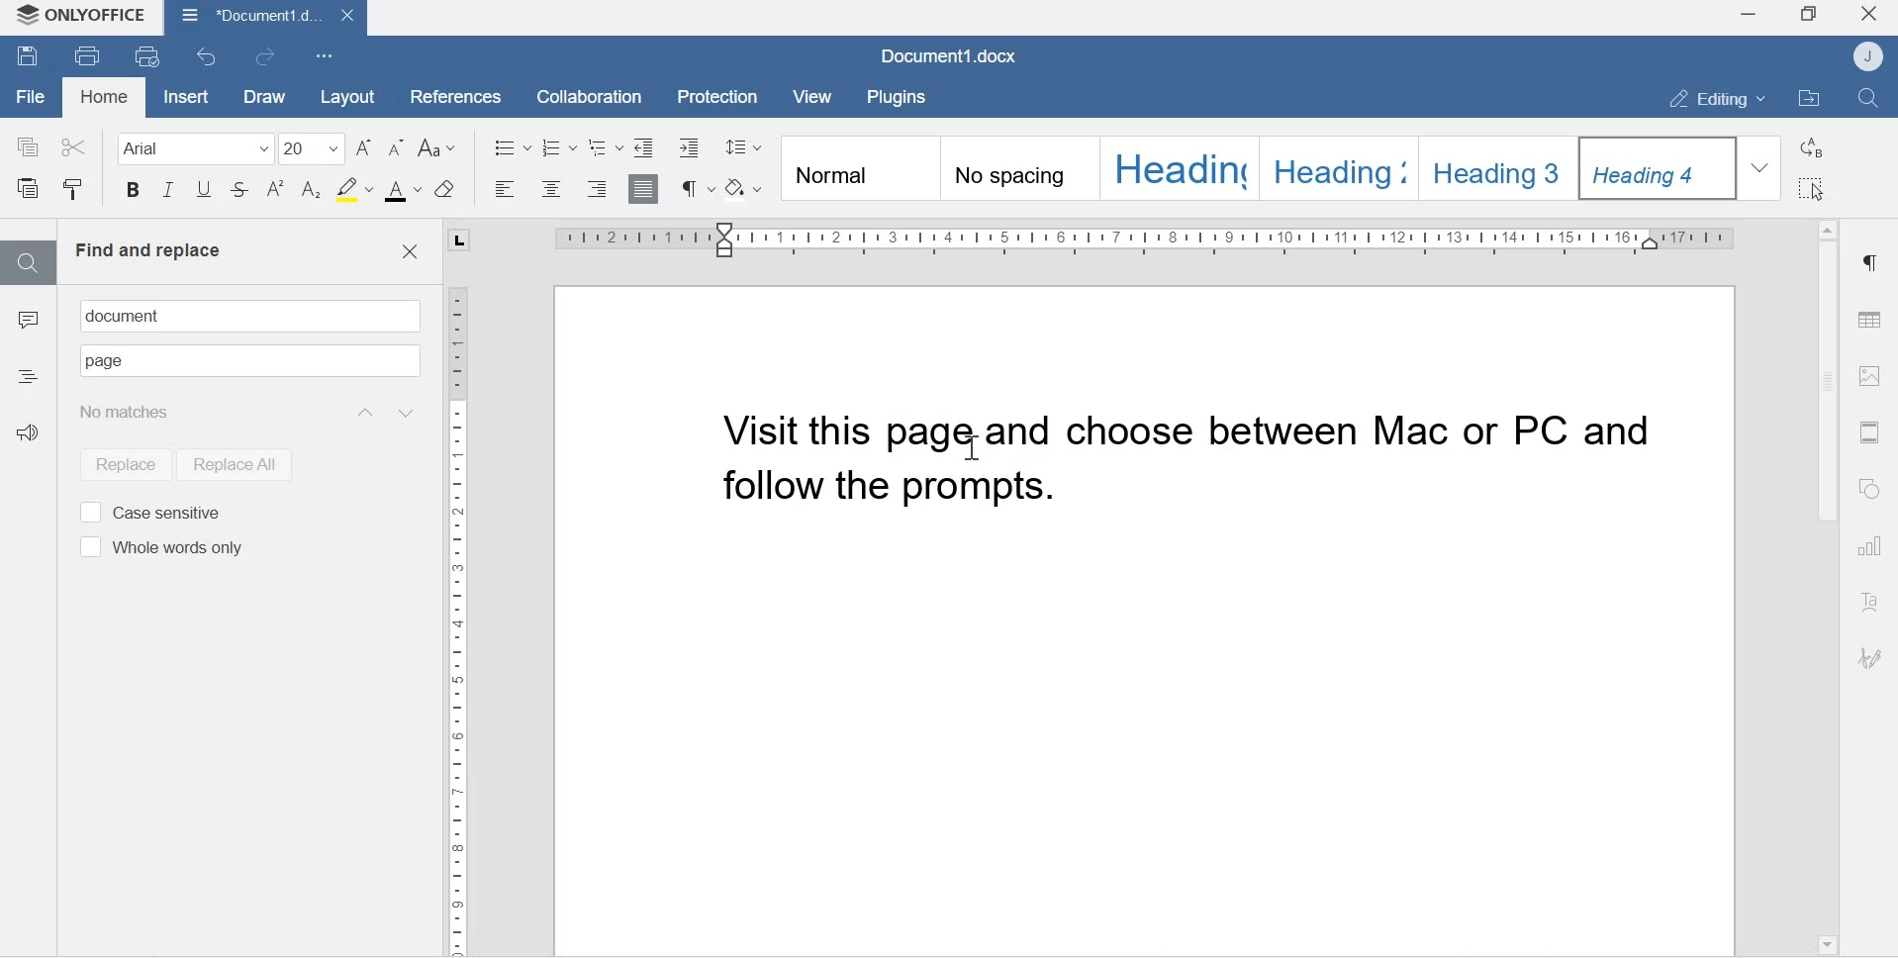 This screenshot has height=958, width=1898. Describe the element at coordinates (1809, 16) in the screenshot. I see `Maximize` at that location.